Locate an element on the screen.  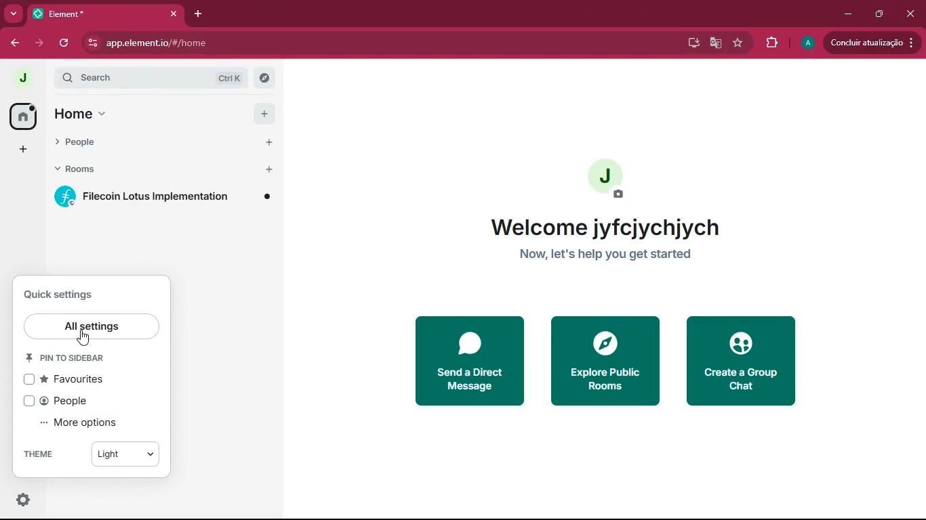
theme is located at coordinates (41, 452).